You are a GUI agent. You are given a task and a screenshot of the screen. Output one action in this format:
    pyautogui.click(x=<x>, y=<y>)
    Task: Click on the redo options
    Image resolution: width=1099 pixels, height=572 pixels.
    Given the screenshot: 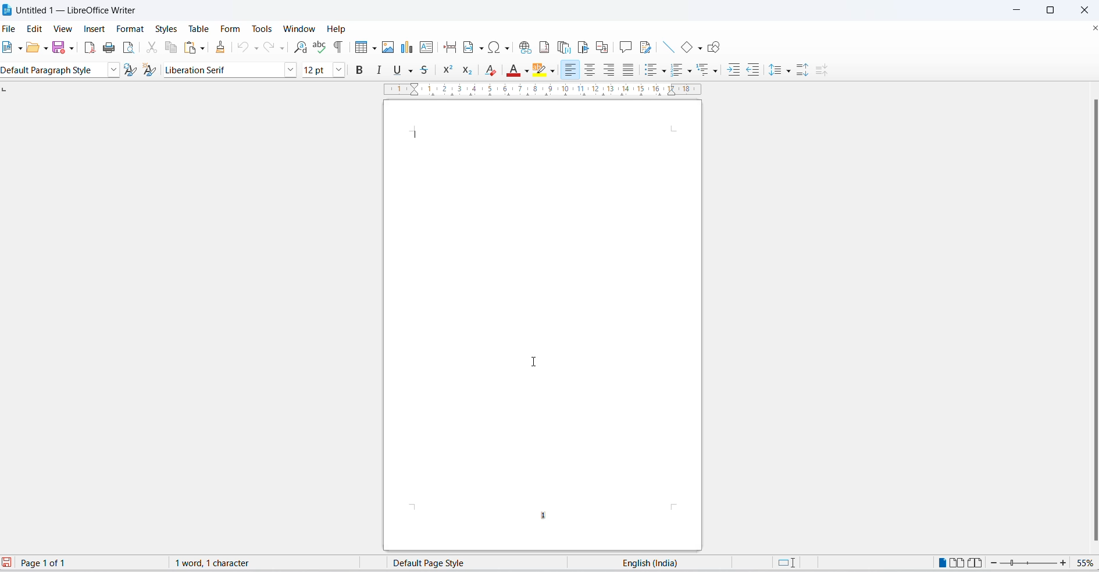 What is the action you would take?
    pyautogui.click(x=282, y=48)
    